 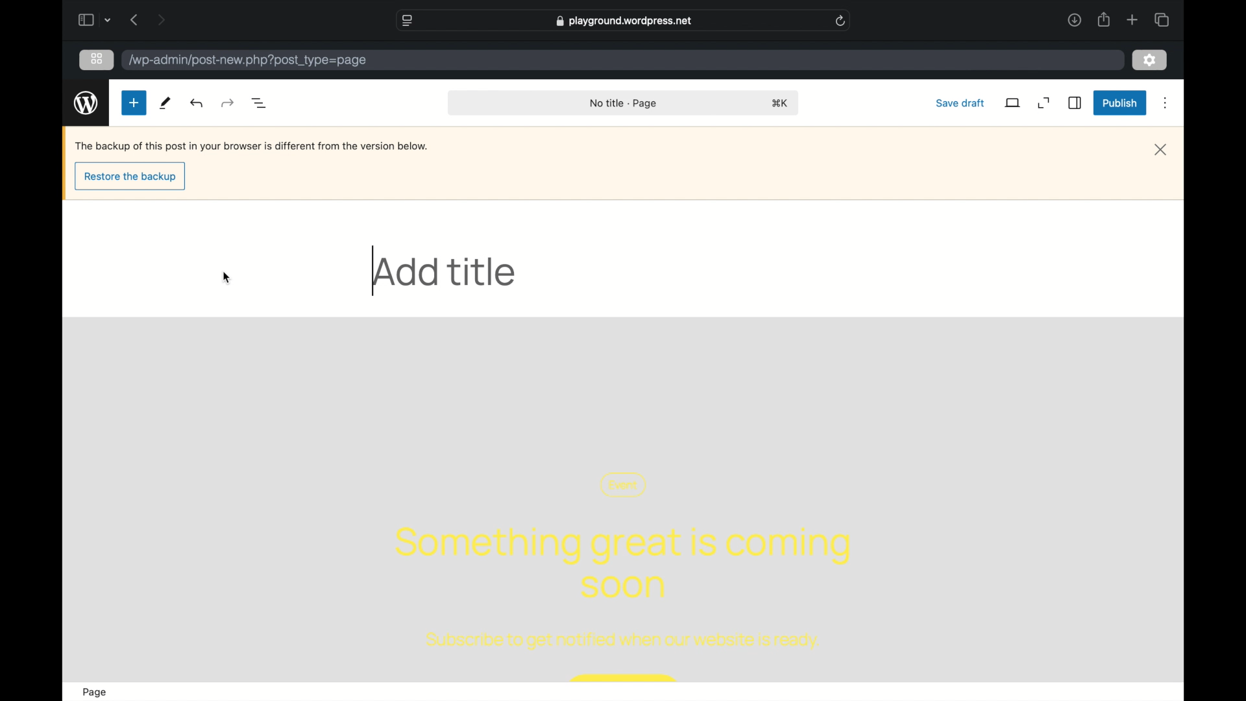 I want to click on show tab overview, so click(x=1161, y=19).